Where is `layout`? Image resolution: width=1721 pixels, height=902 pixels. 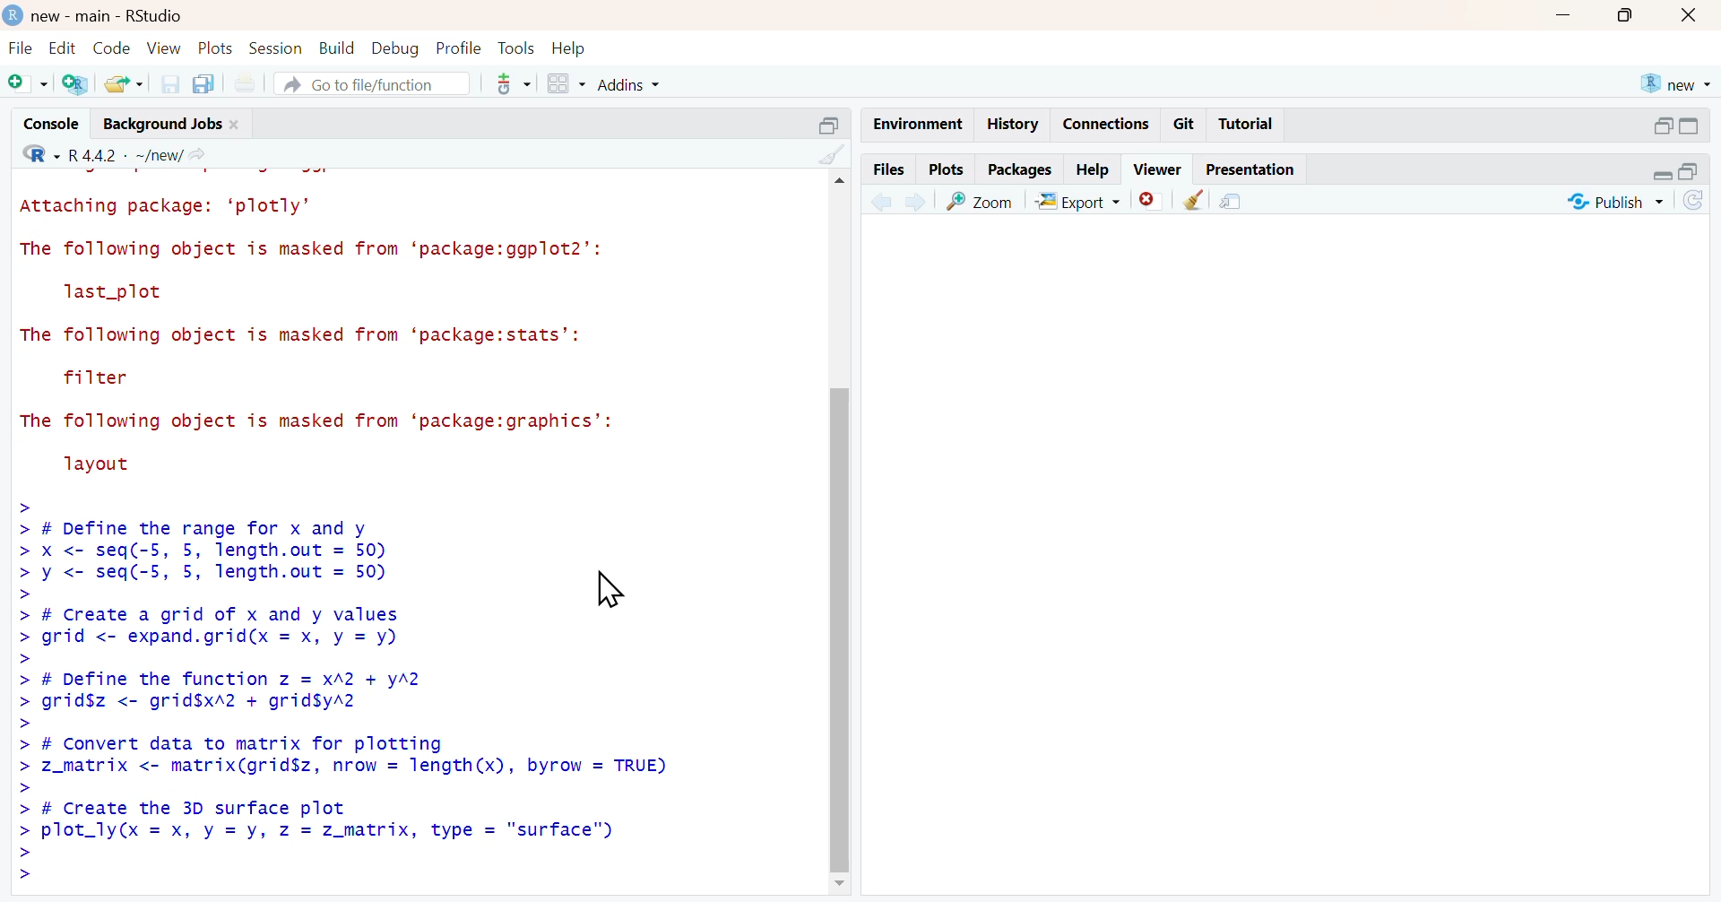
layout is located at coordinates (104, 465).